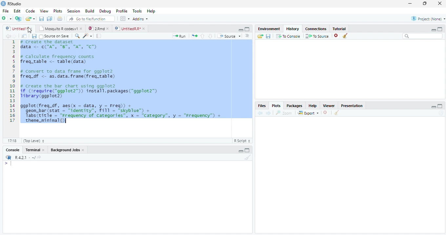 This screenshot has width=446, height=235. Describe the element at coordinates (263, 106) in the screenshot. I see `Files` at that location.